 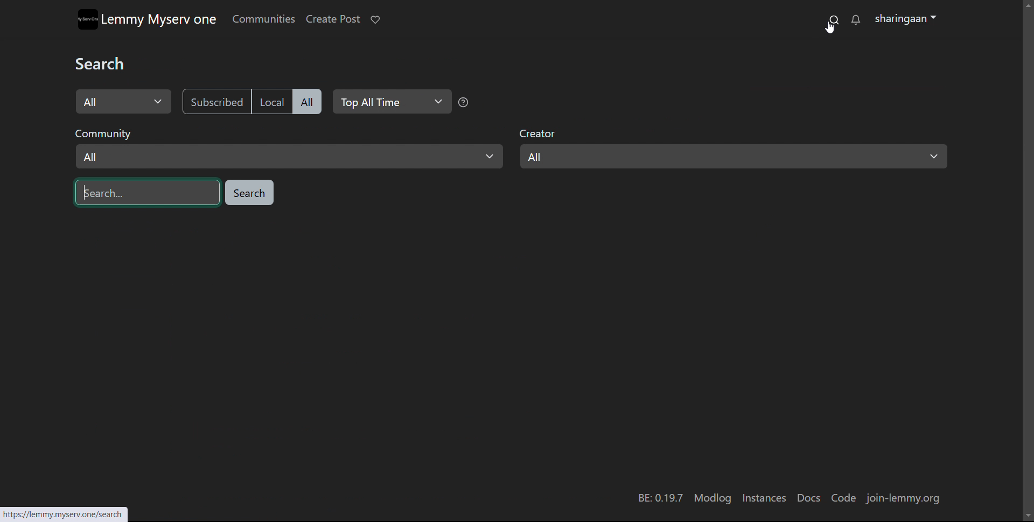 I want to click on version, so click(x=660, y=497).